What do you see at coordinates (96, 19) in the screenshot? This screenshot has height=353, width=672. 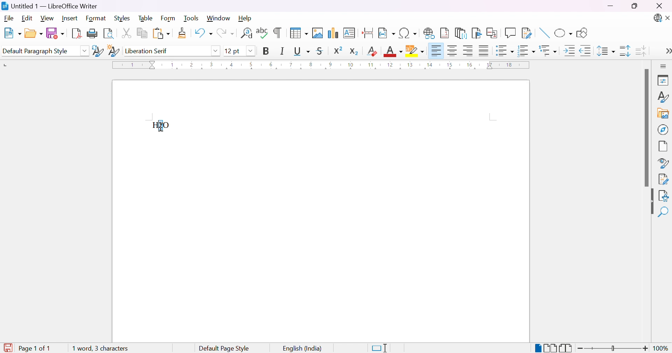 I see `Format` at bounding box center [96, 19].